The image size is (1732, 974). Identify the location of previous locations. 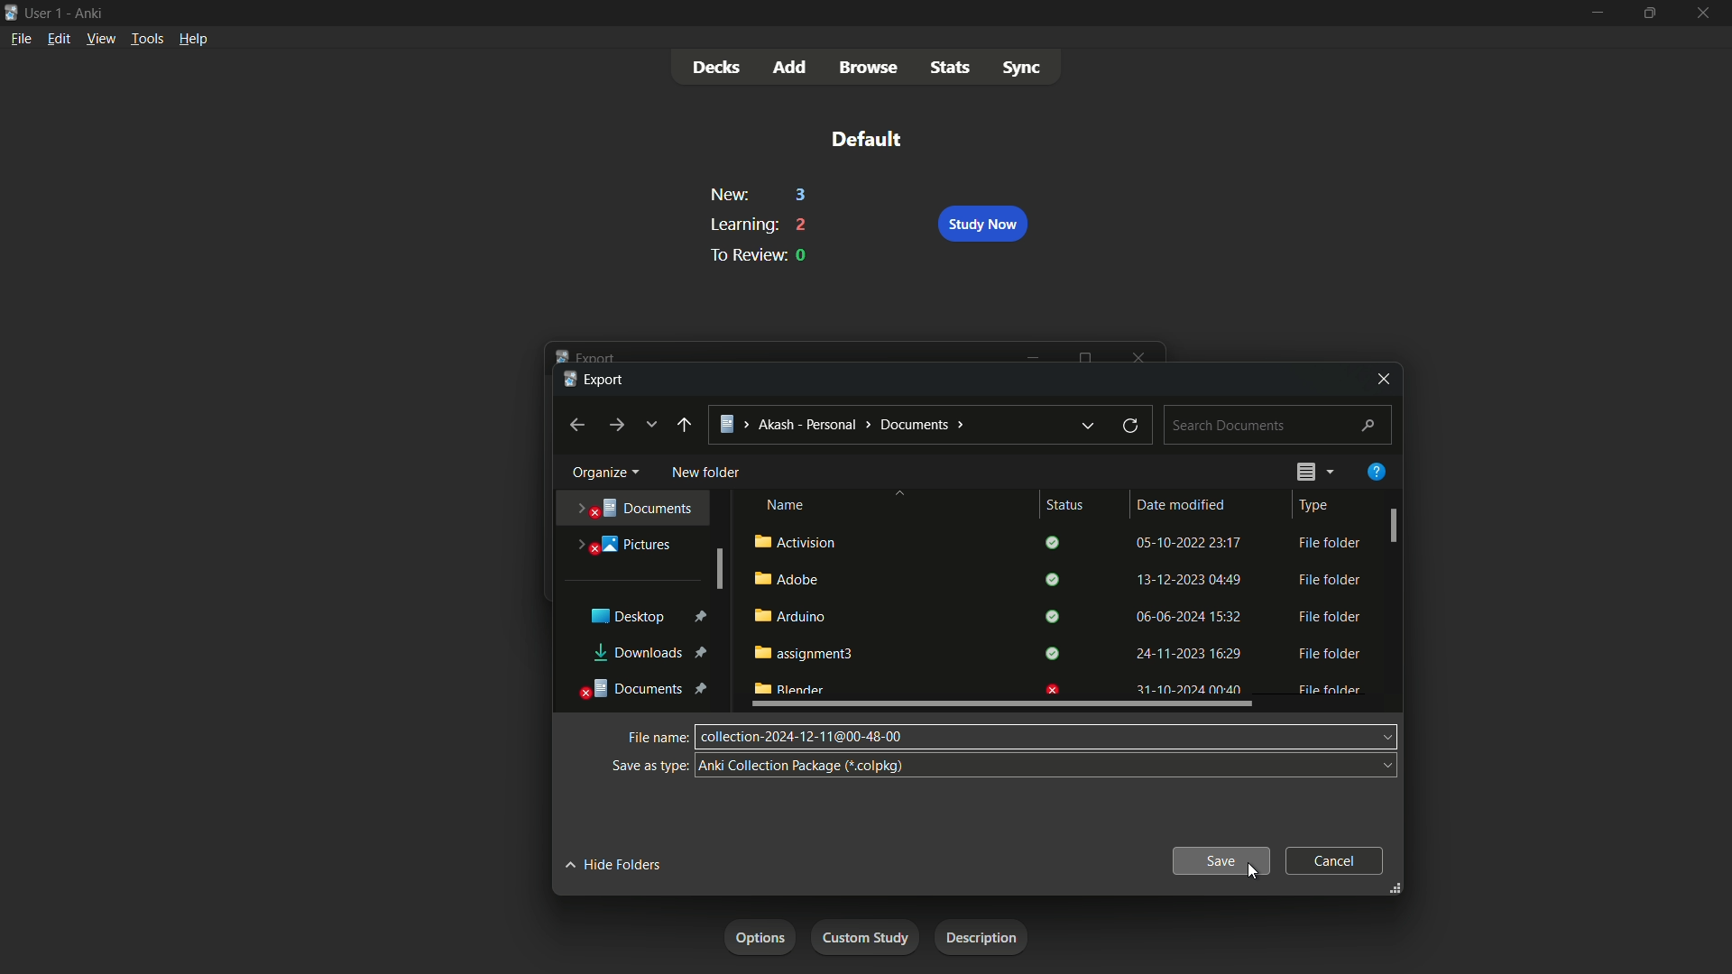
(650, 424).